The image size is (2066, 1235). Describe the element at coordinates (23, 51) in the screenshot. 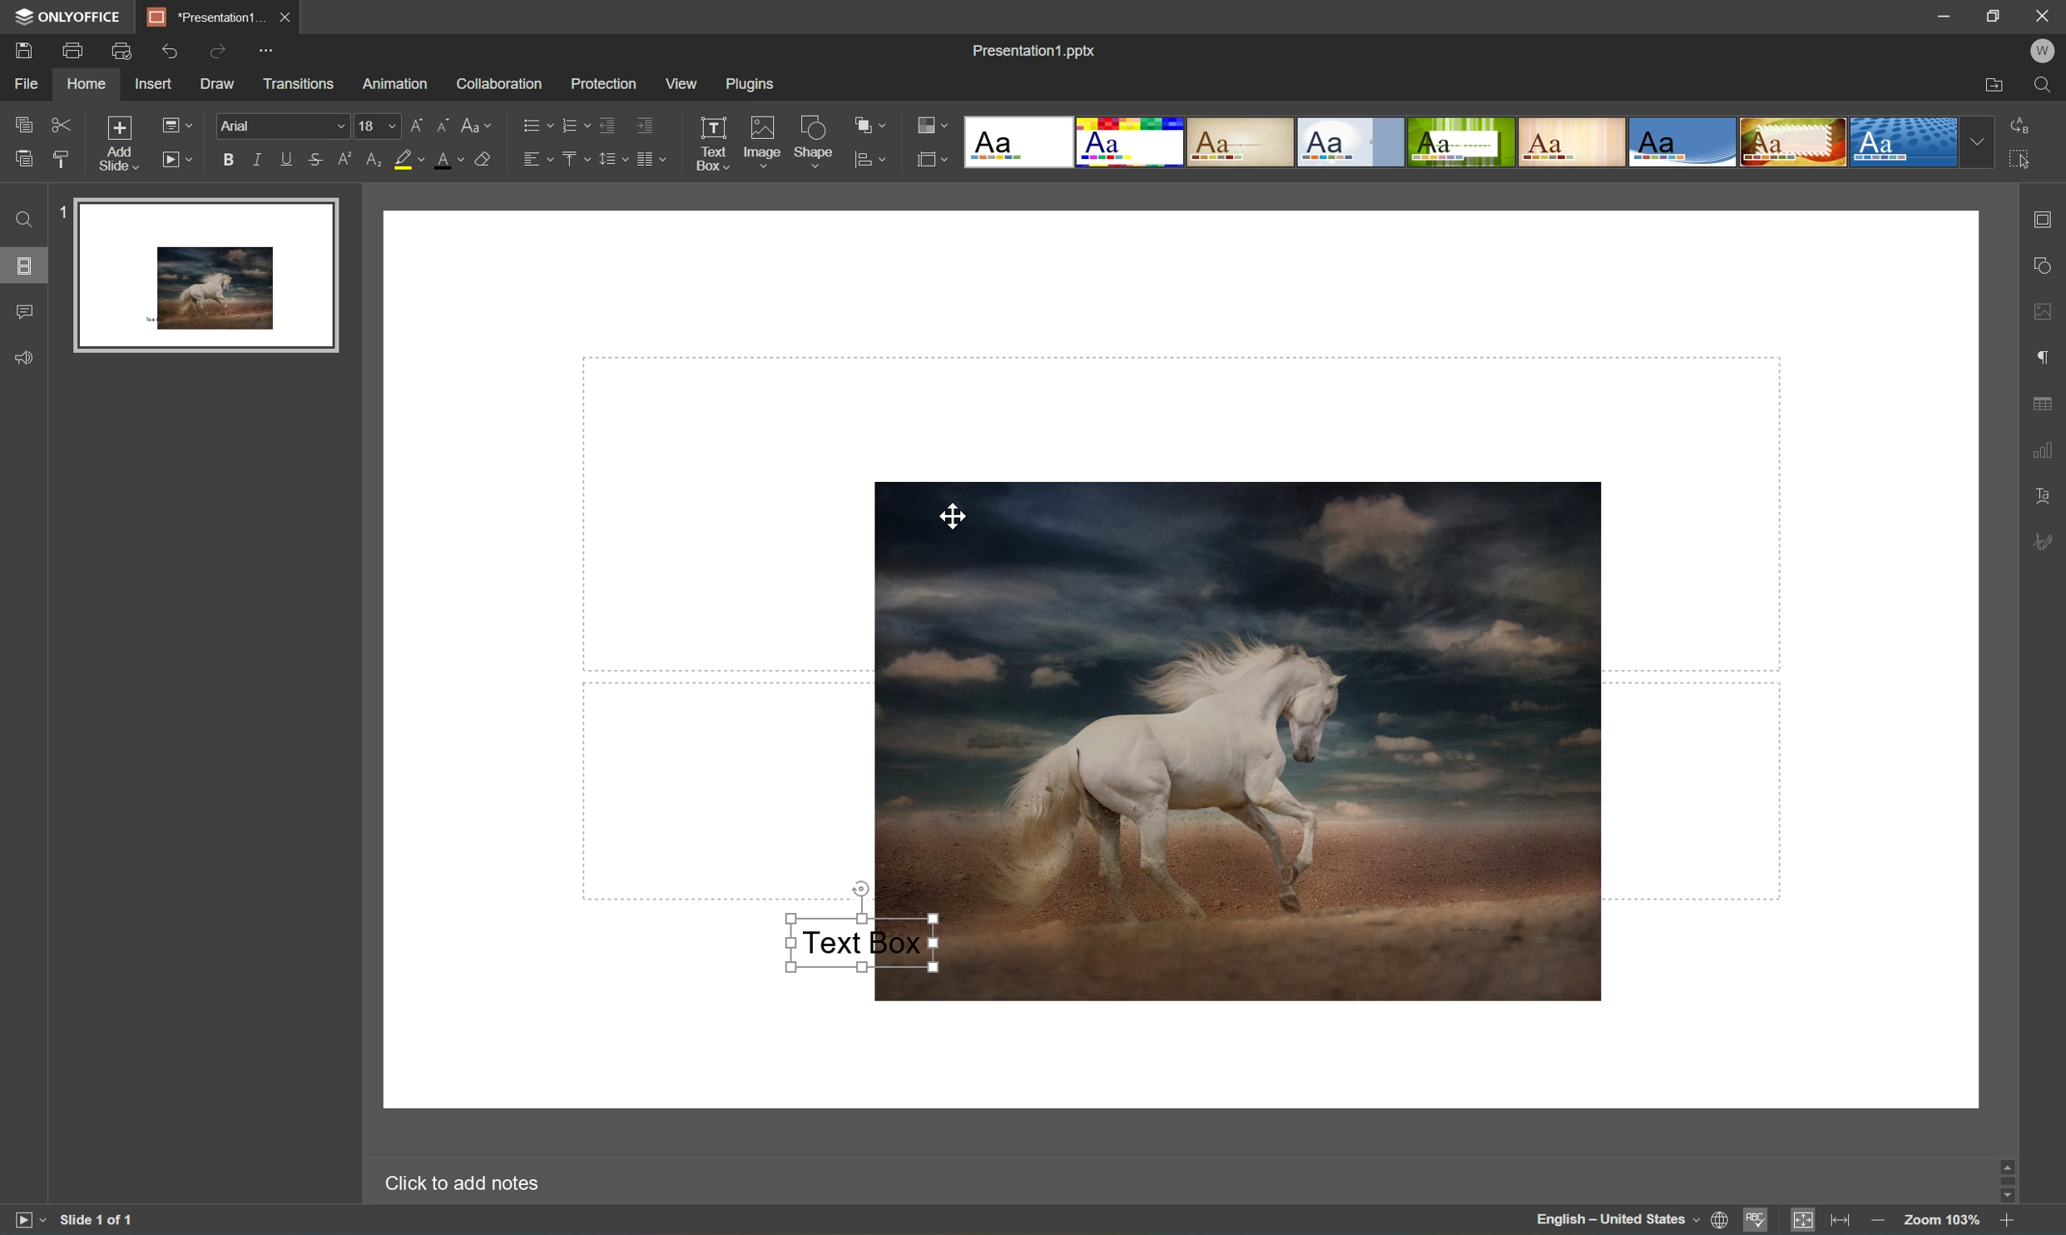

I see `Save` at that location.